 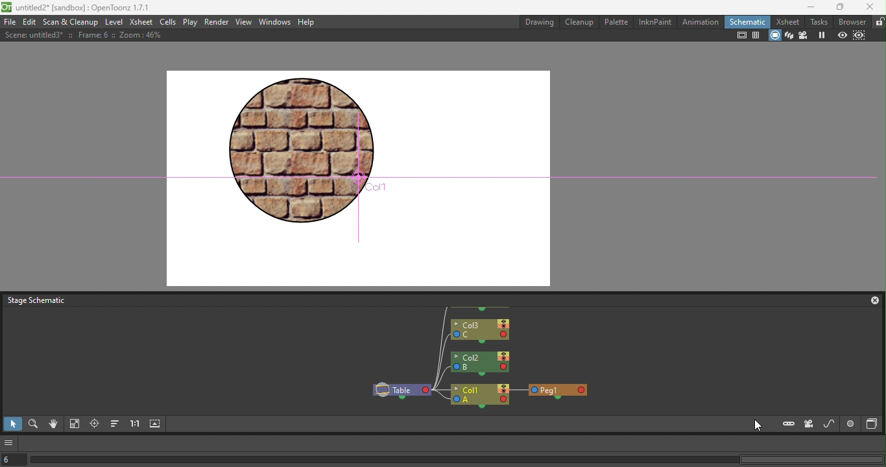 I want to click on Peg1, so click(x=558, y=391).